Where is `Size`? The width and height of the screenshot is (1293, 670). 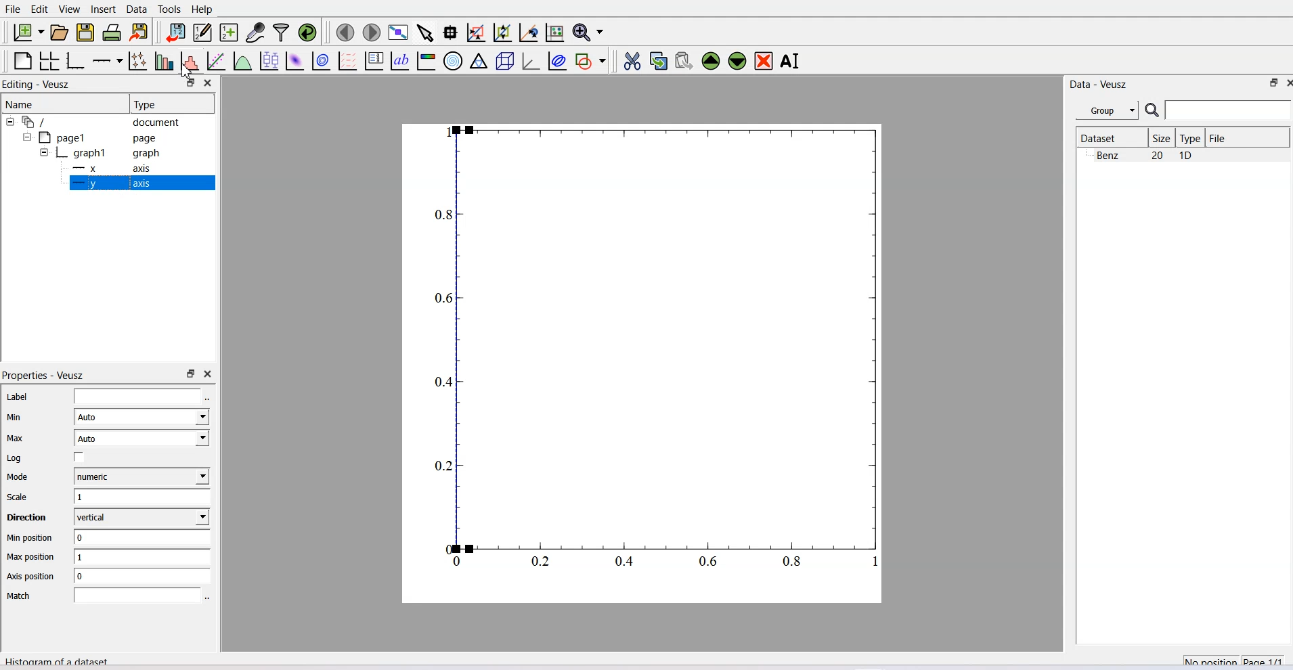 Size is located at coordinates (1162, 137).